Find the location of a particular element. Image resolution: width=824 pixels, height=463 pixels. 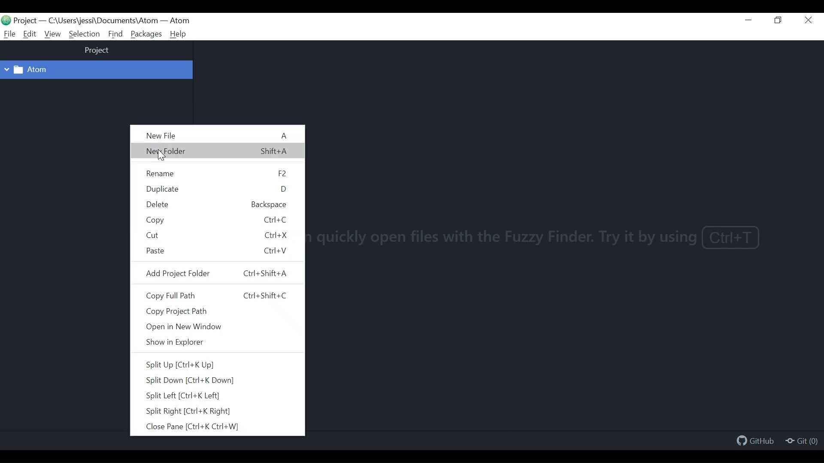

Delete is located at coordinates (159, 204).